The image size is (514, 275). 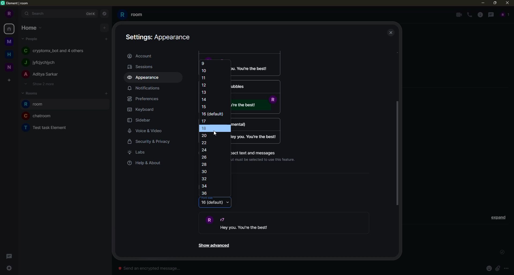 I want to click on home, so click(x=10, y=29).